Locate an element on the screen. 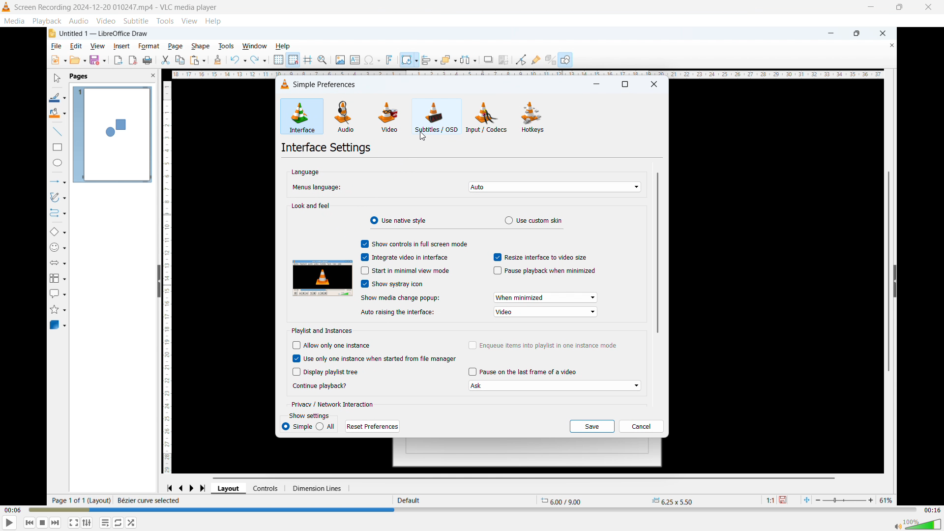  Cursor  is located at coordinates (423, 136).